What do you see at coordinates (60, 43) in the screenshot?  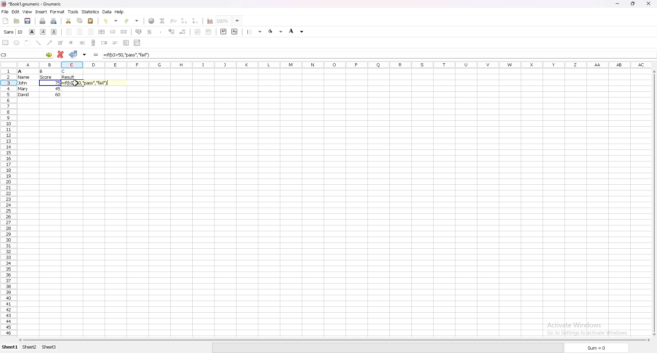 I see `checkbox` at bounding box center [60, 43].